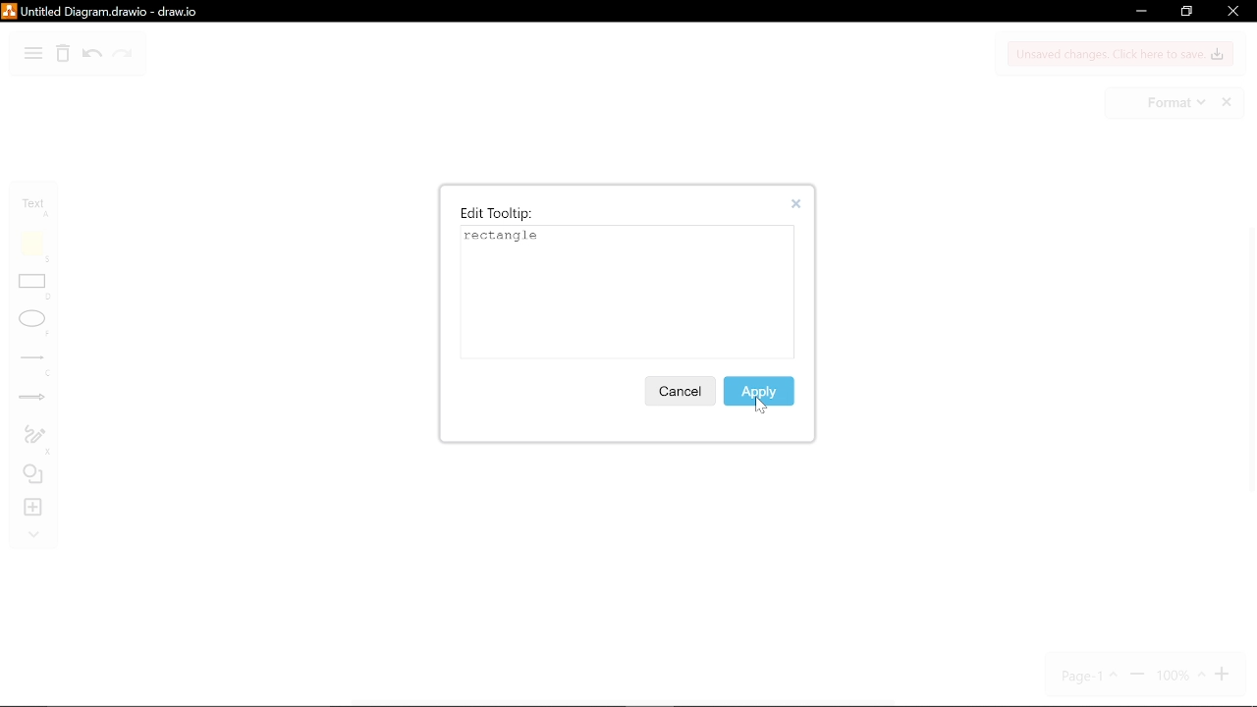  What do you see at coordinates (35, 365) in the screenshot?
I see `lines` at bounding box center [35, 365].